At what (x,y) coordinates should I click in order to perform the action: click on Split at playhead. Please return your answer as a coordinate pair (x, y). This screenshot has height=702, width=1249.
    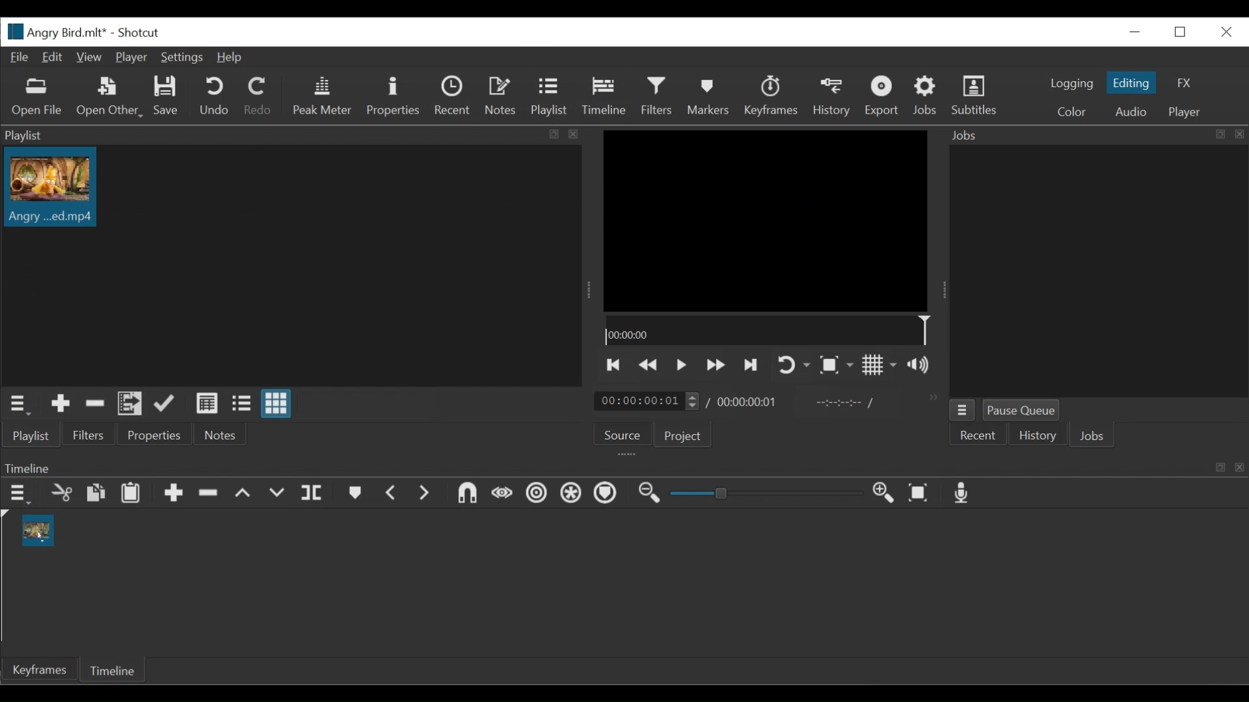
    Looking at the image, I should click on (314, 493).